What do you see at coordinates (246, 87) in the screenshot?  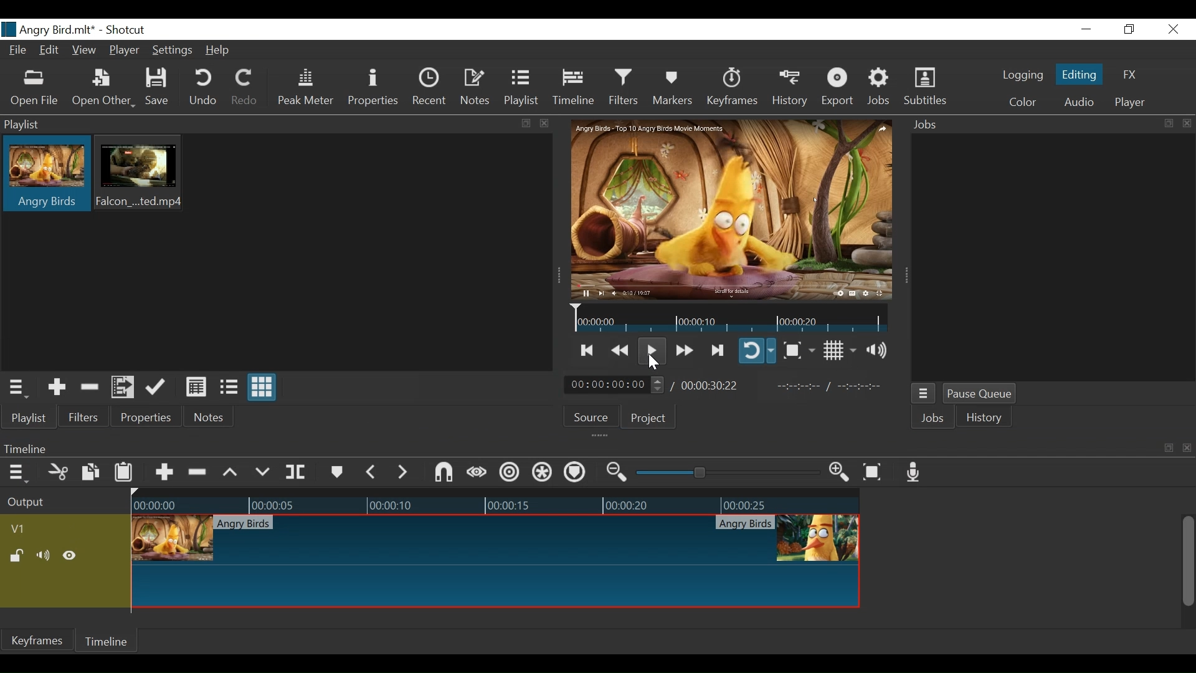 I see `Redo` at bounding box center [246, 87].